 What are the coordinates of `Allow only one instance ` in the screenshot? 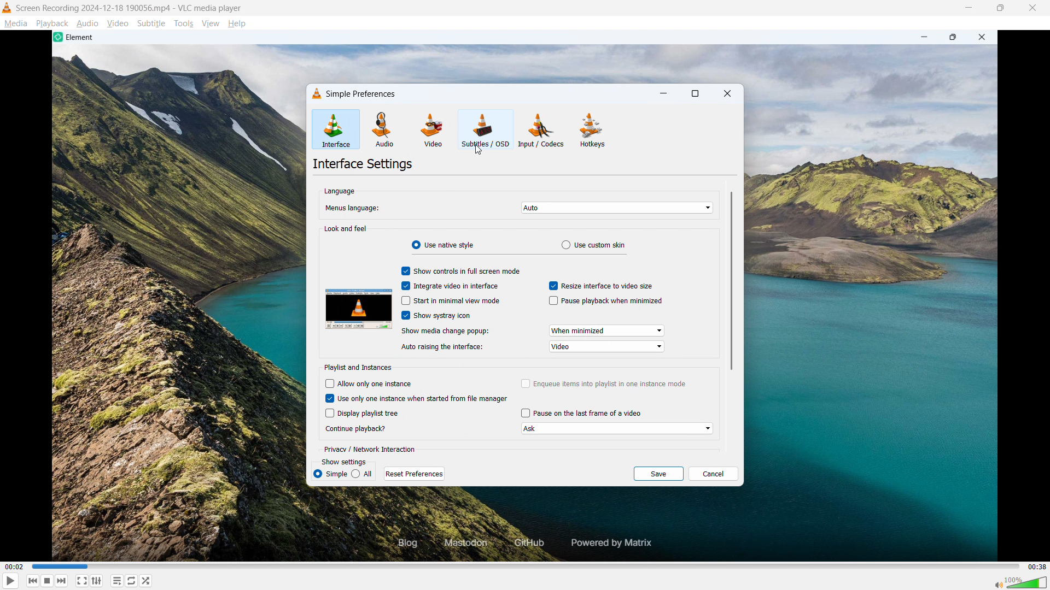 It's located at (377, 383).